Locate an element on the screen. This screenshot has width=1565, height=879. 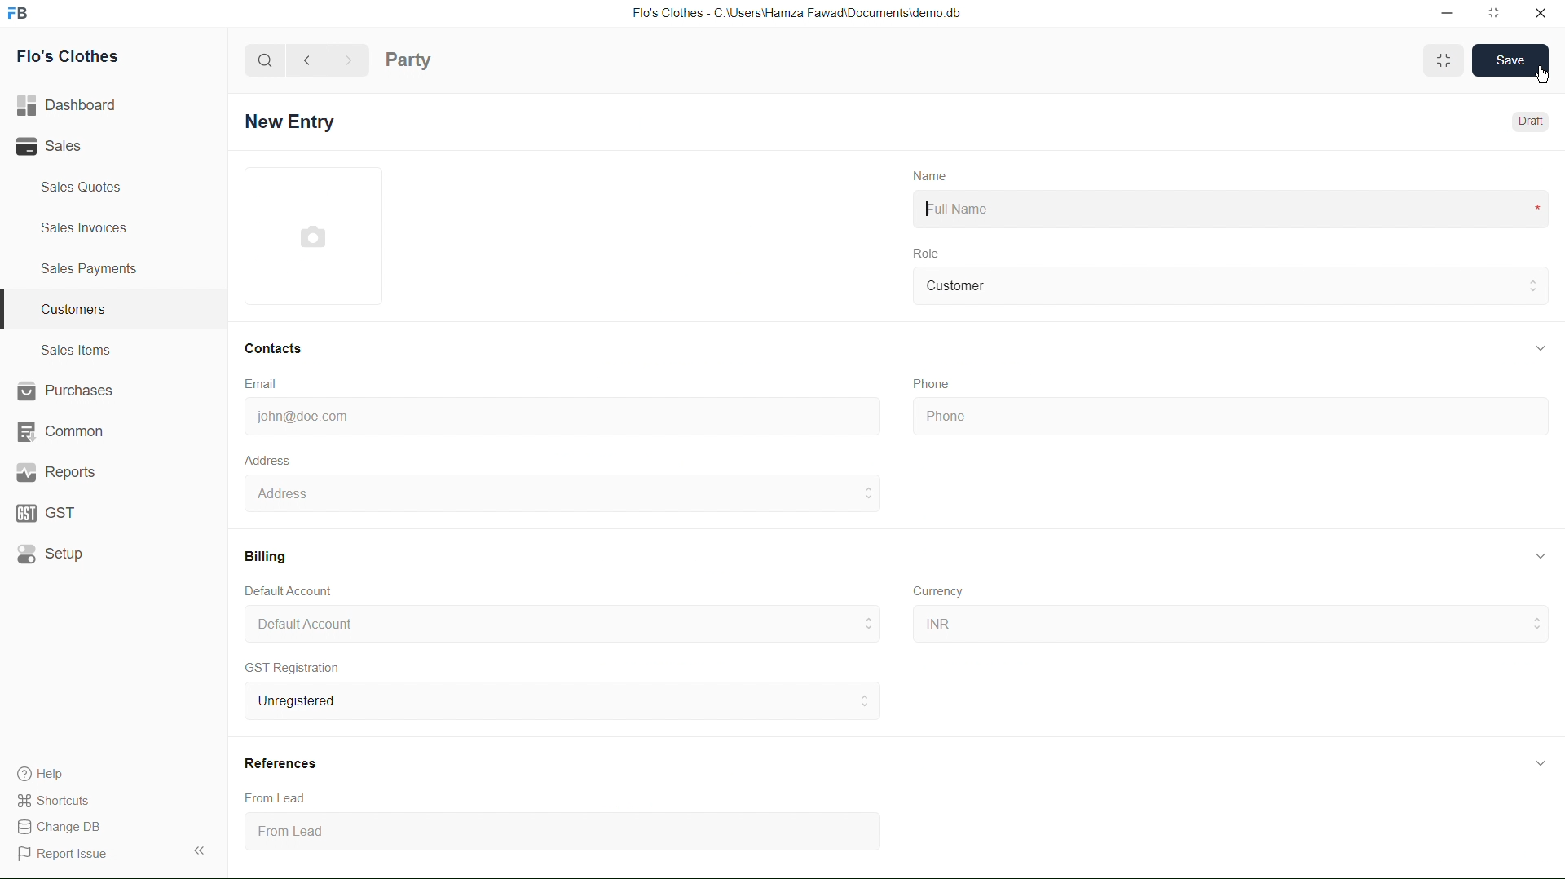
change DB is located at coordinates (60, 826).